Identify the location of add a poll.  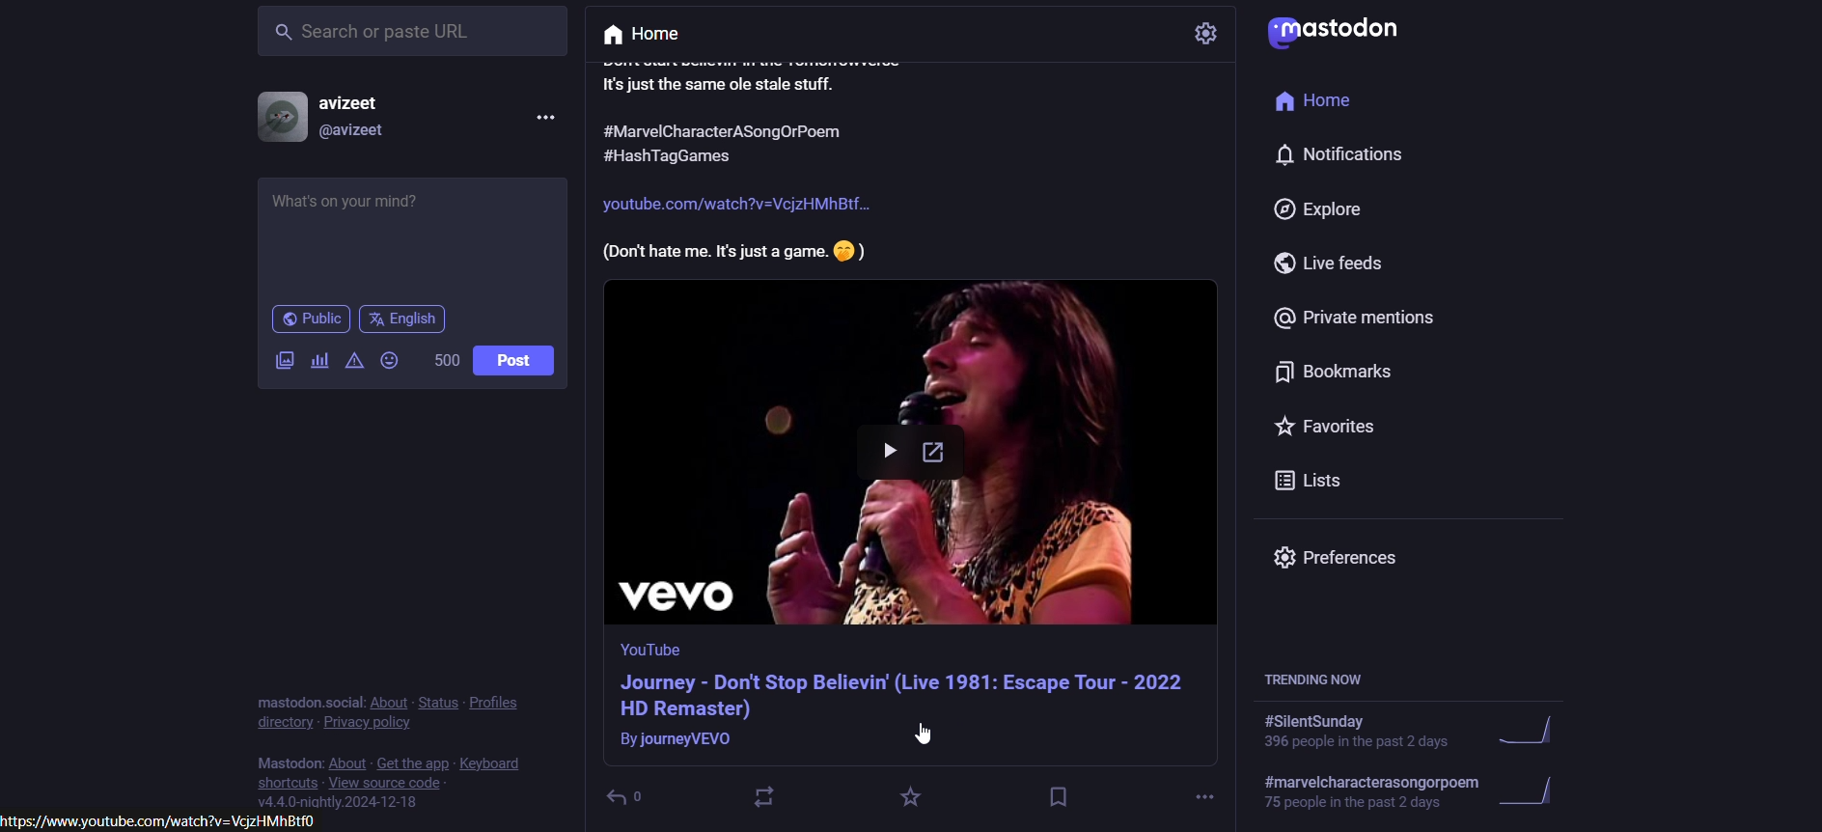
(320, 361).